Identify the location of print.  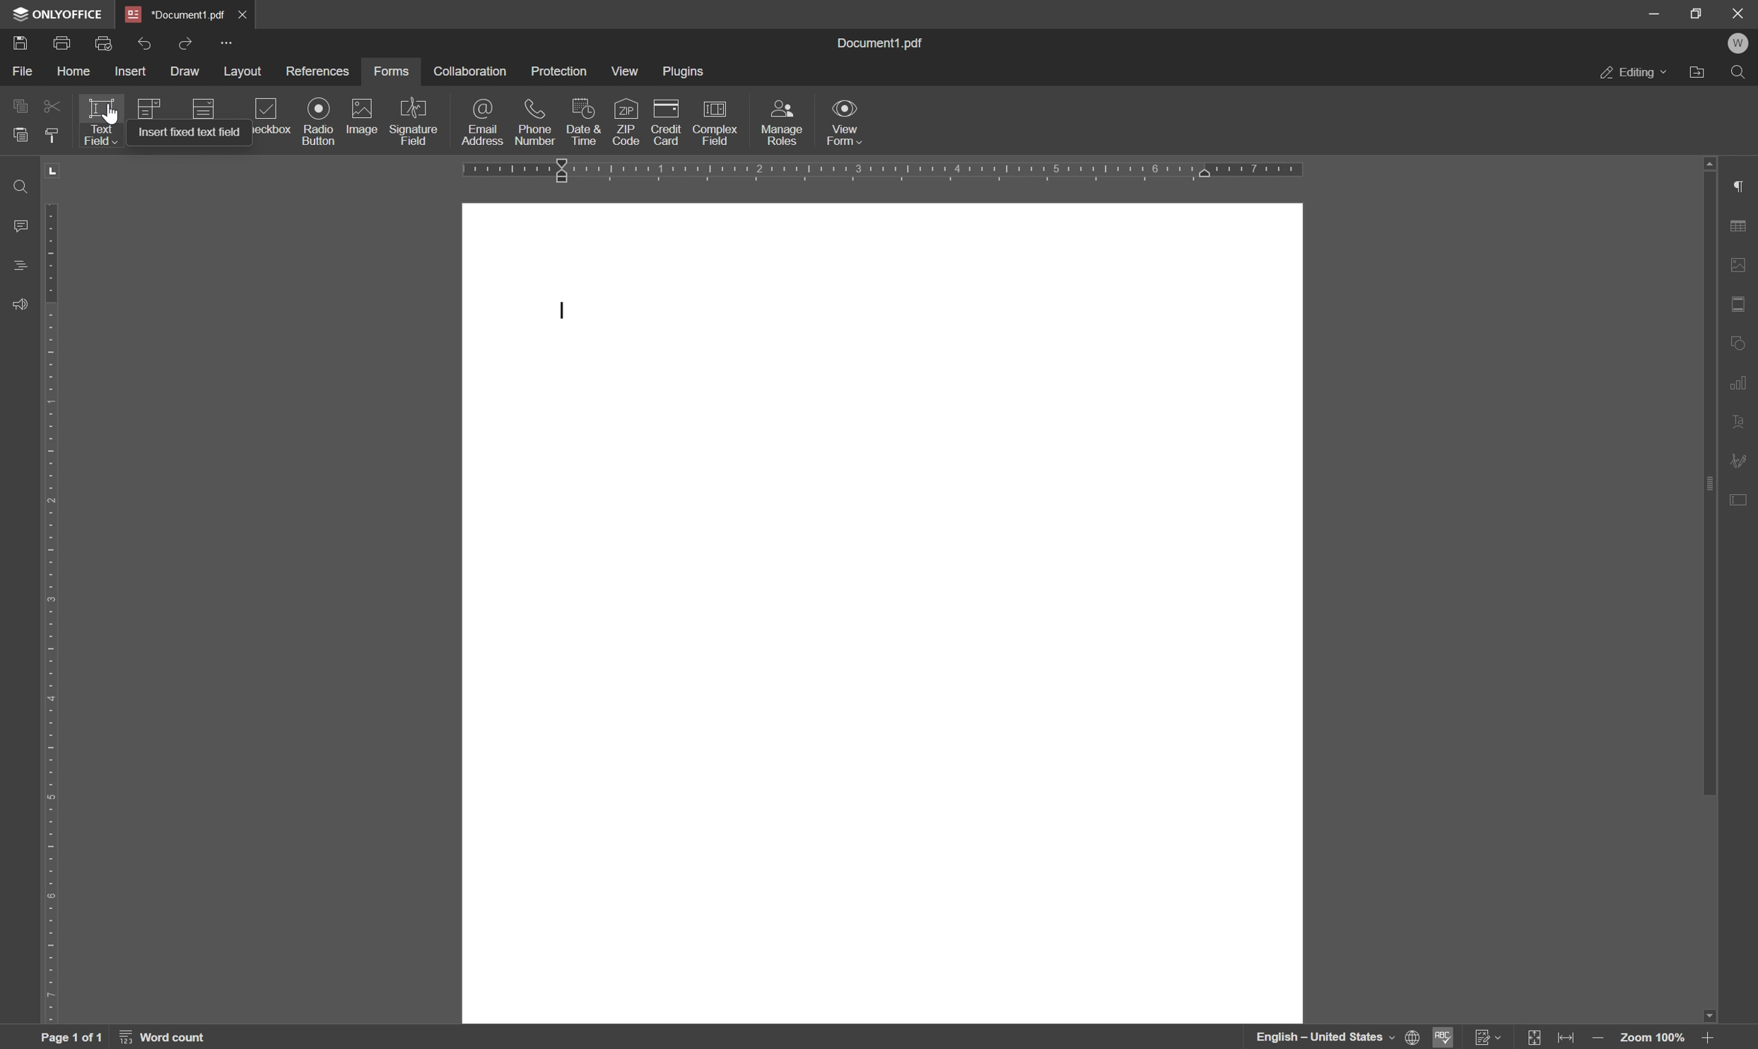
(64, 45).